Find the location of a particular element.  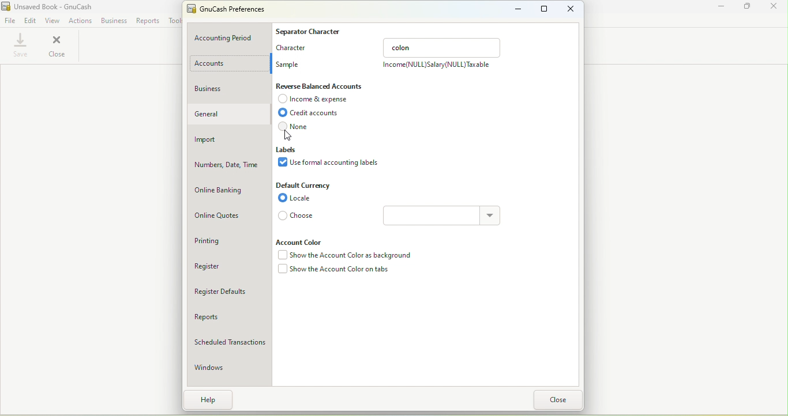

GnuCash preferneces is located at coordinates (226, 9).